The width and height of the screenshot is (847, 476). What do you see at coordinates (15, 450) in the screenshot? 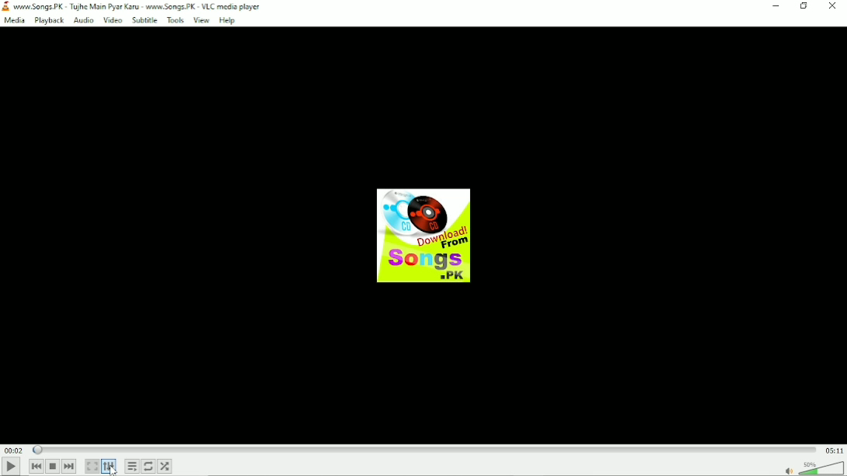
I see `Elapsed time` at bounding box center [15, 450].